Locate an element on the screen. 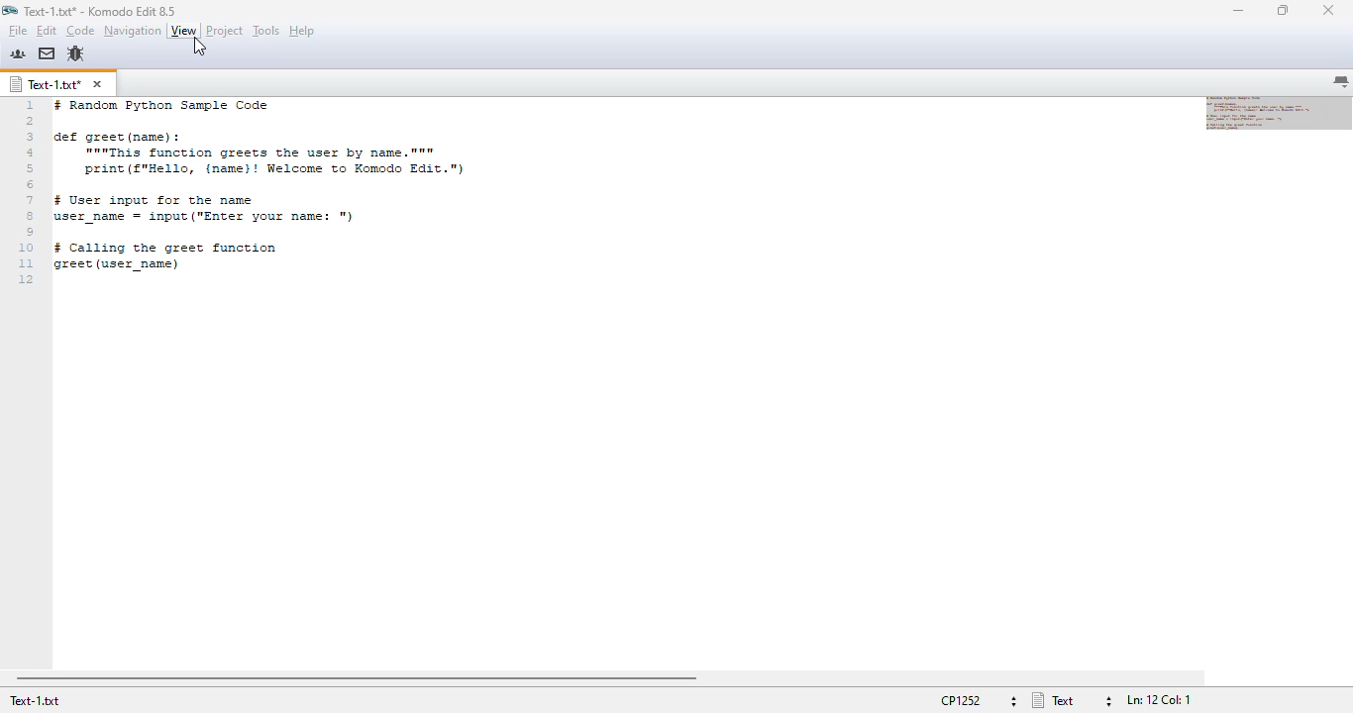 This screenshot has width=1353, height=713. tools is located at coordinates (266, 30).